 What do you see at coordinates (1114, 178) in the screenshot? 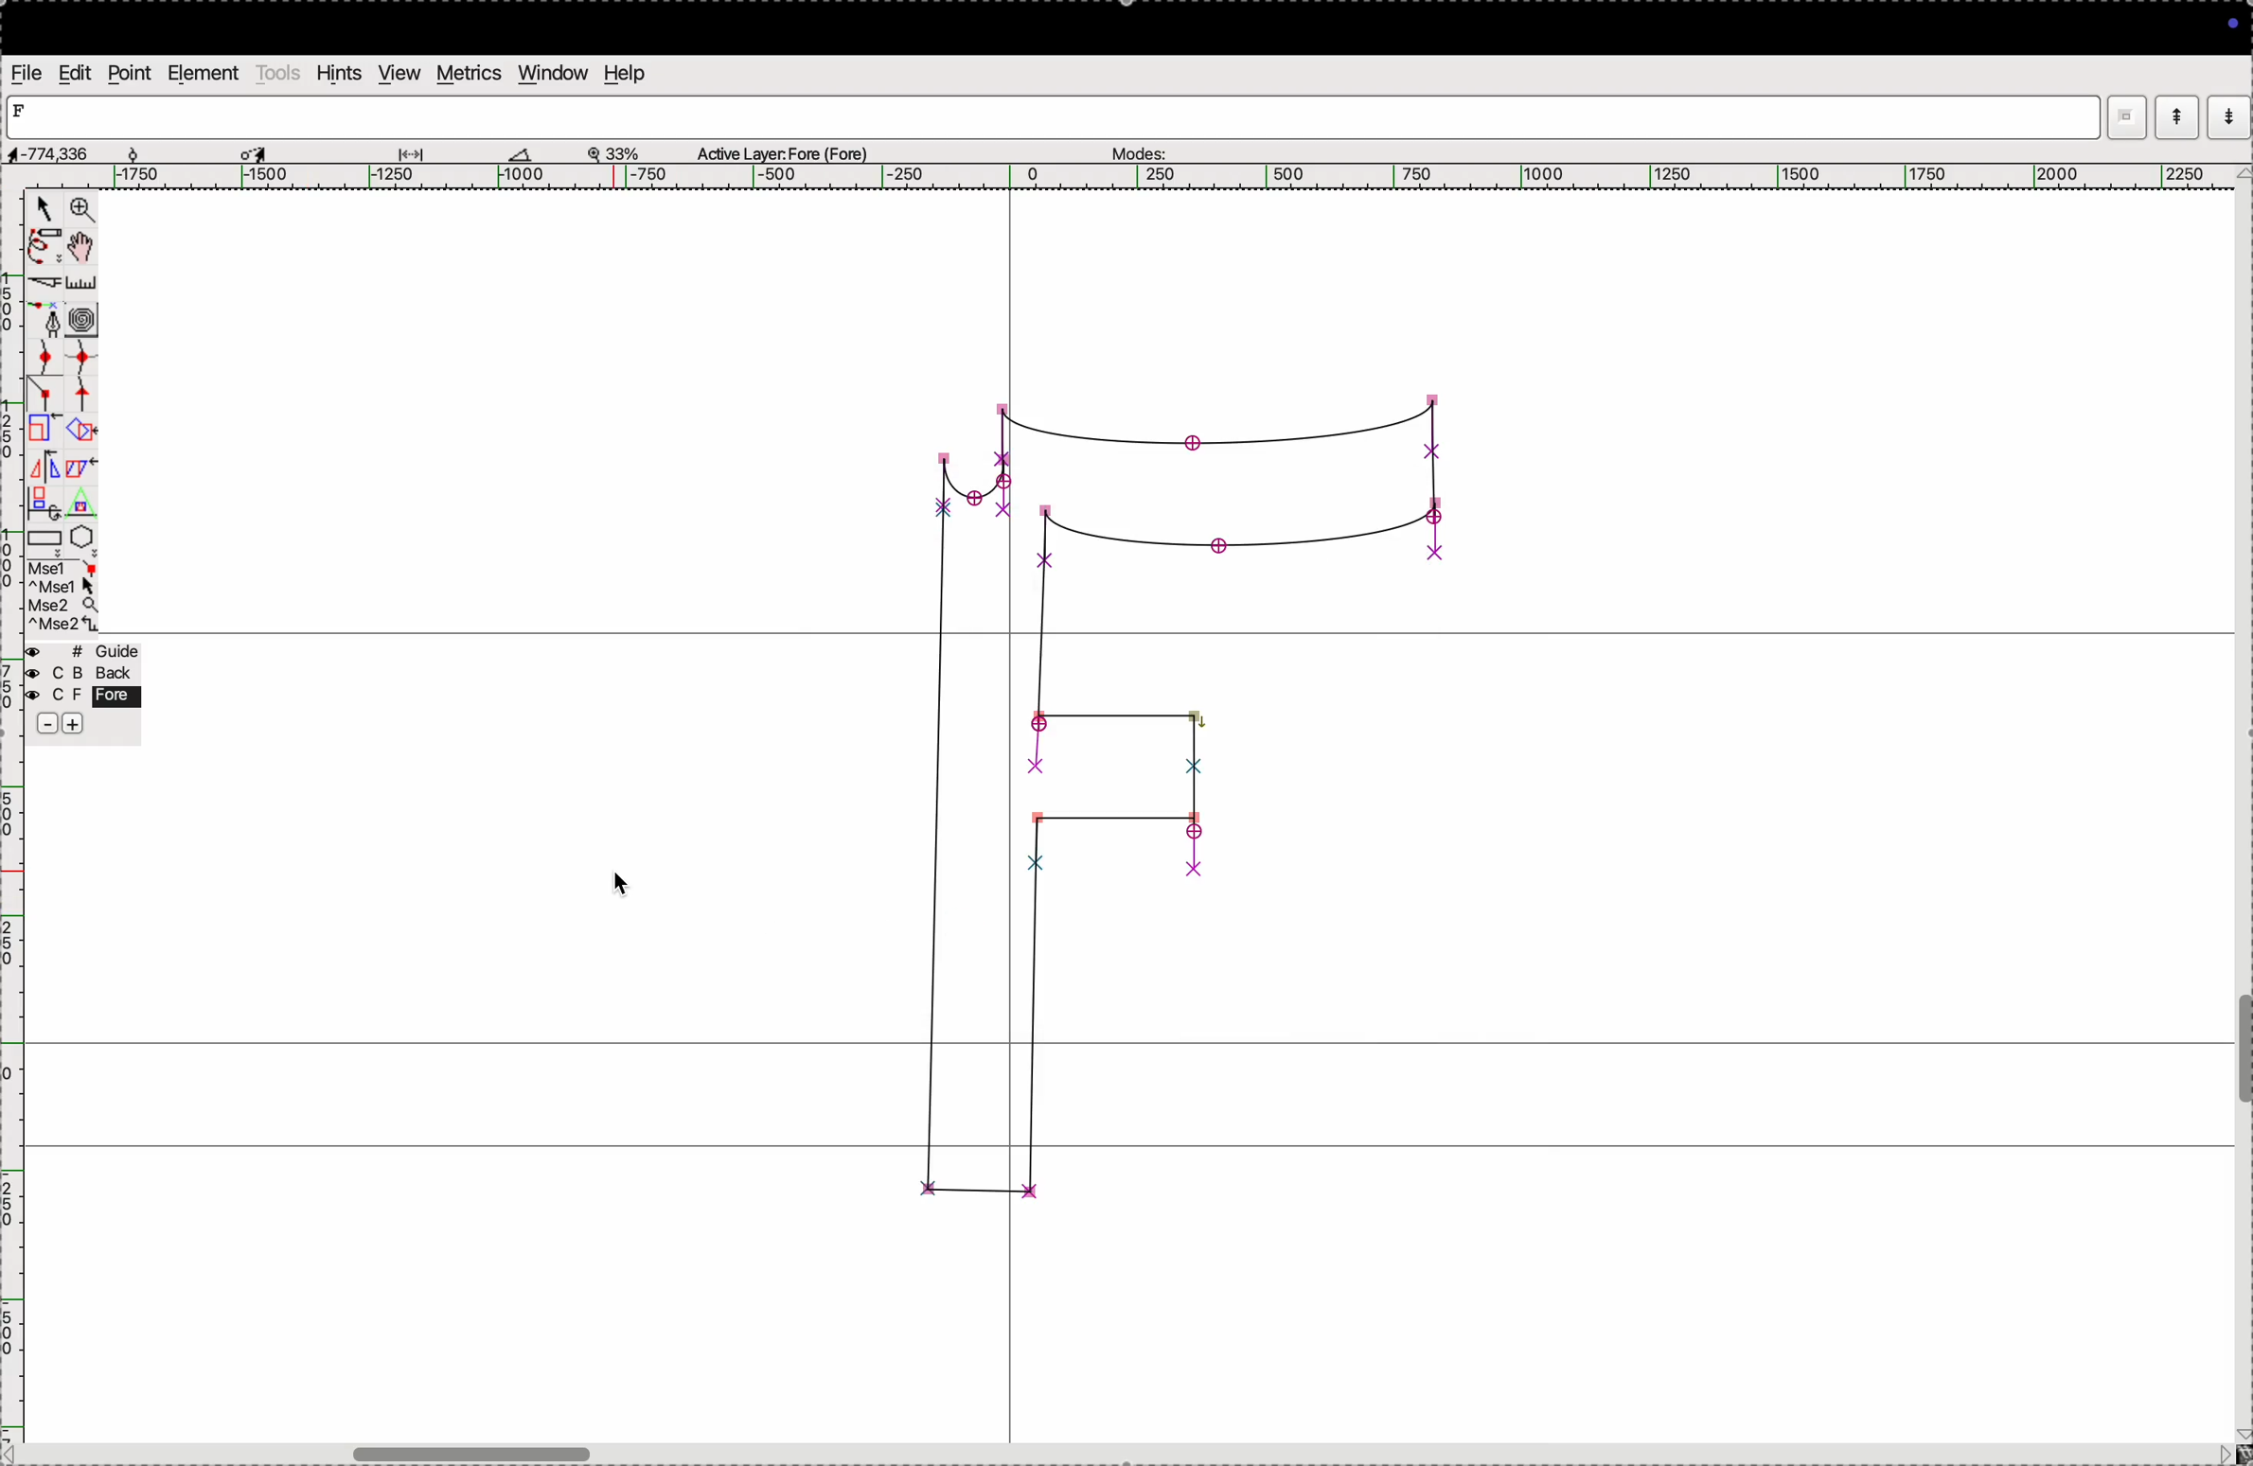
I see `horizontal scale` at bounding box center [1114, 178].